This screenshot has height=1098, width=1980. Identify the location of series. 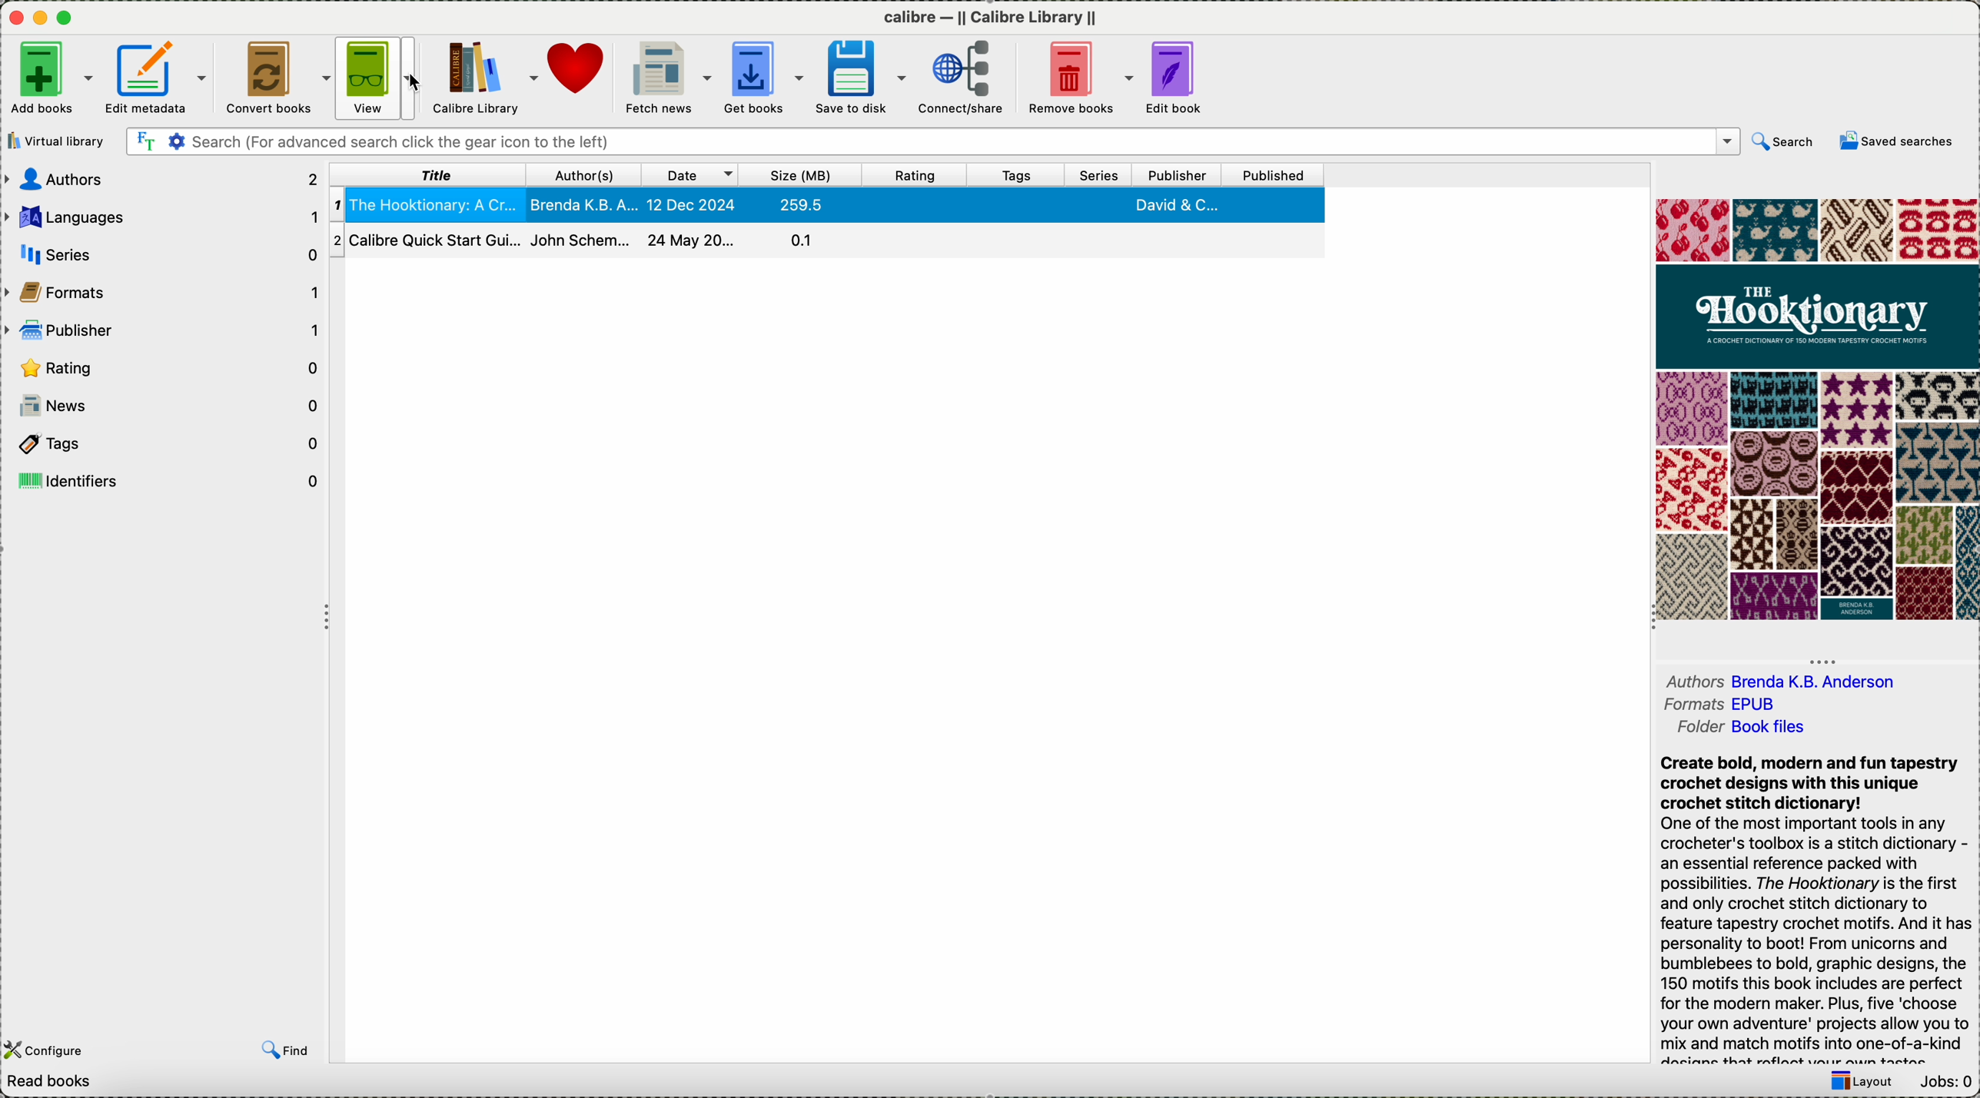
(1100, 175).